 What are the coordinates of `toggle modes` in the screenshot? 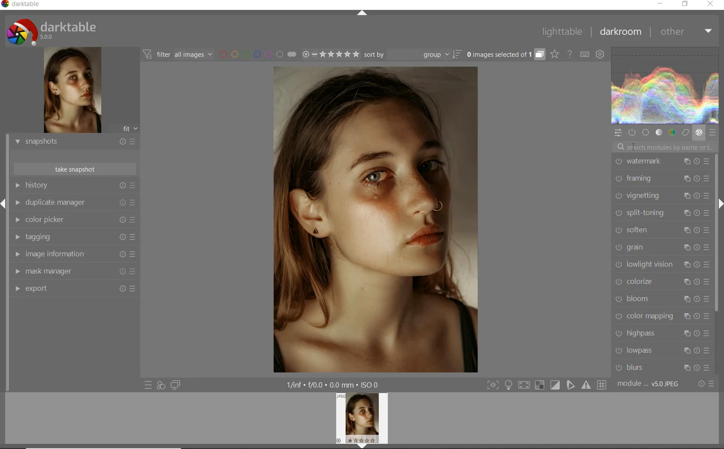 It's located at (547, 386).